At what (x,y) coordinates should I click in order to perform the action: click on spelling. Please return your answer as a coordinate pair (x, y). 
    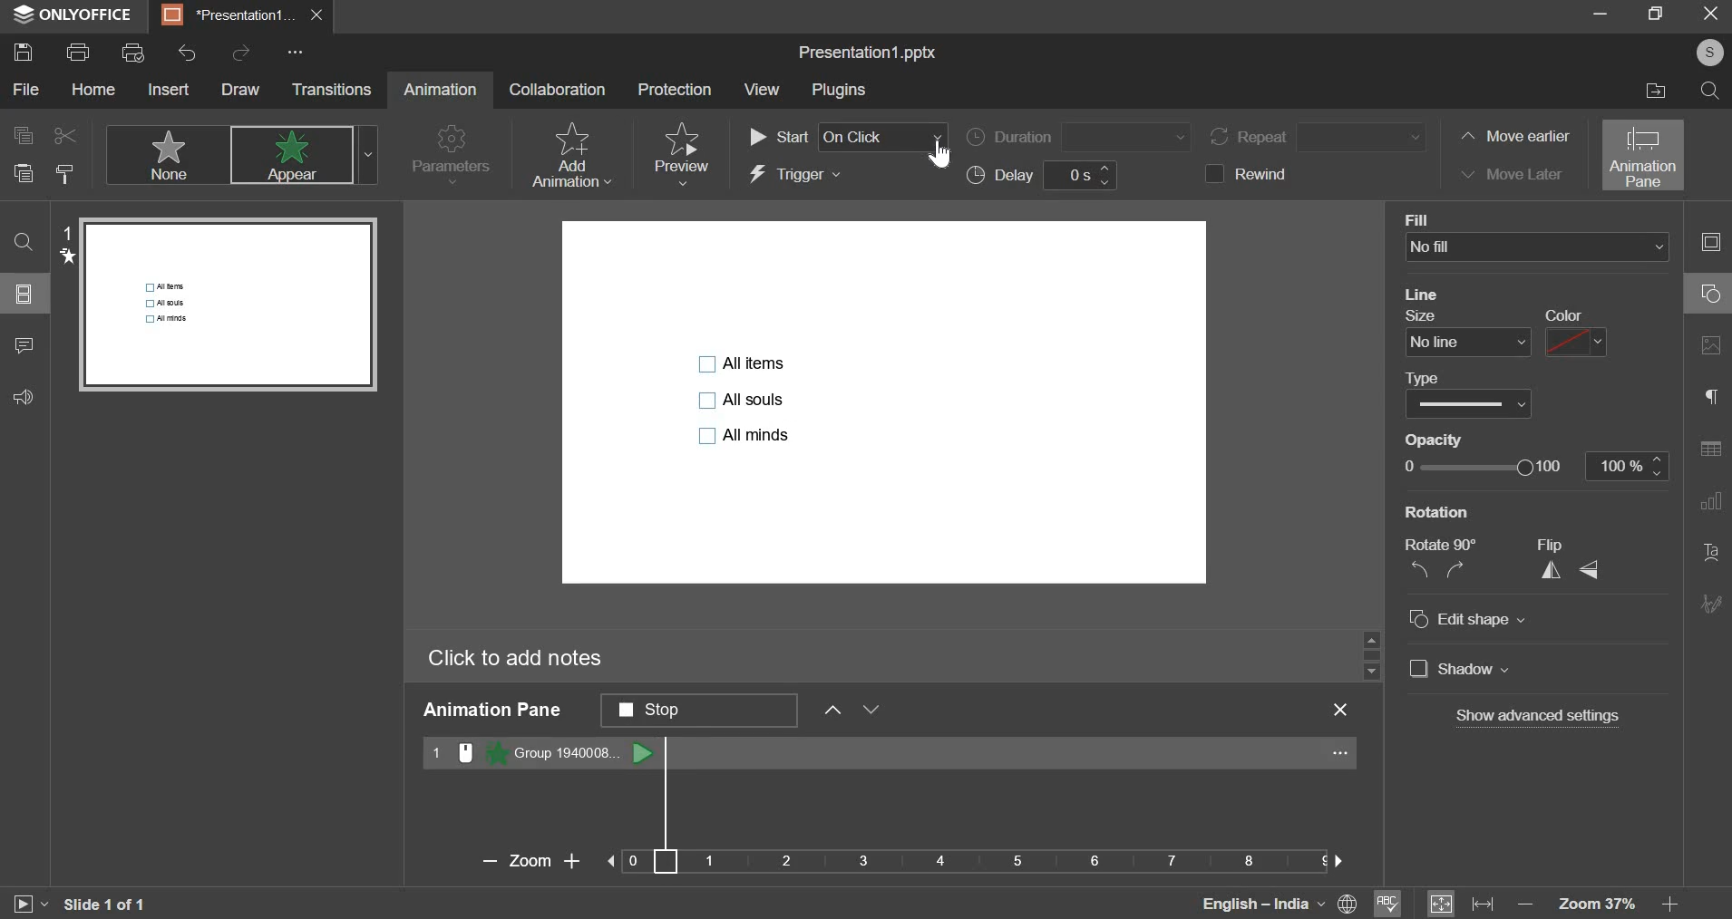
    Looking at the image, I should click on (1388, 901).